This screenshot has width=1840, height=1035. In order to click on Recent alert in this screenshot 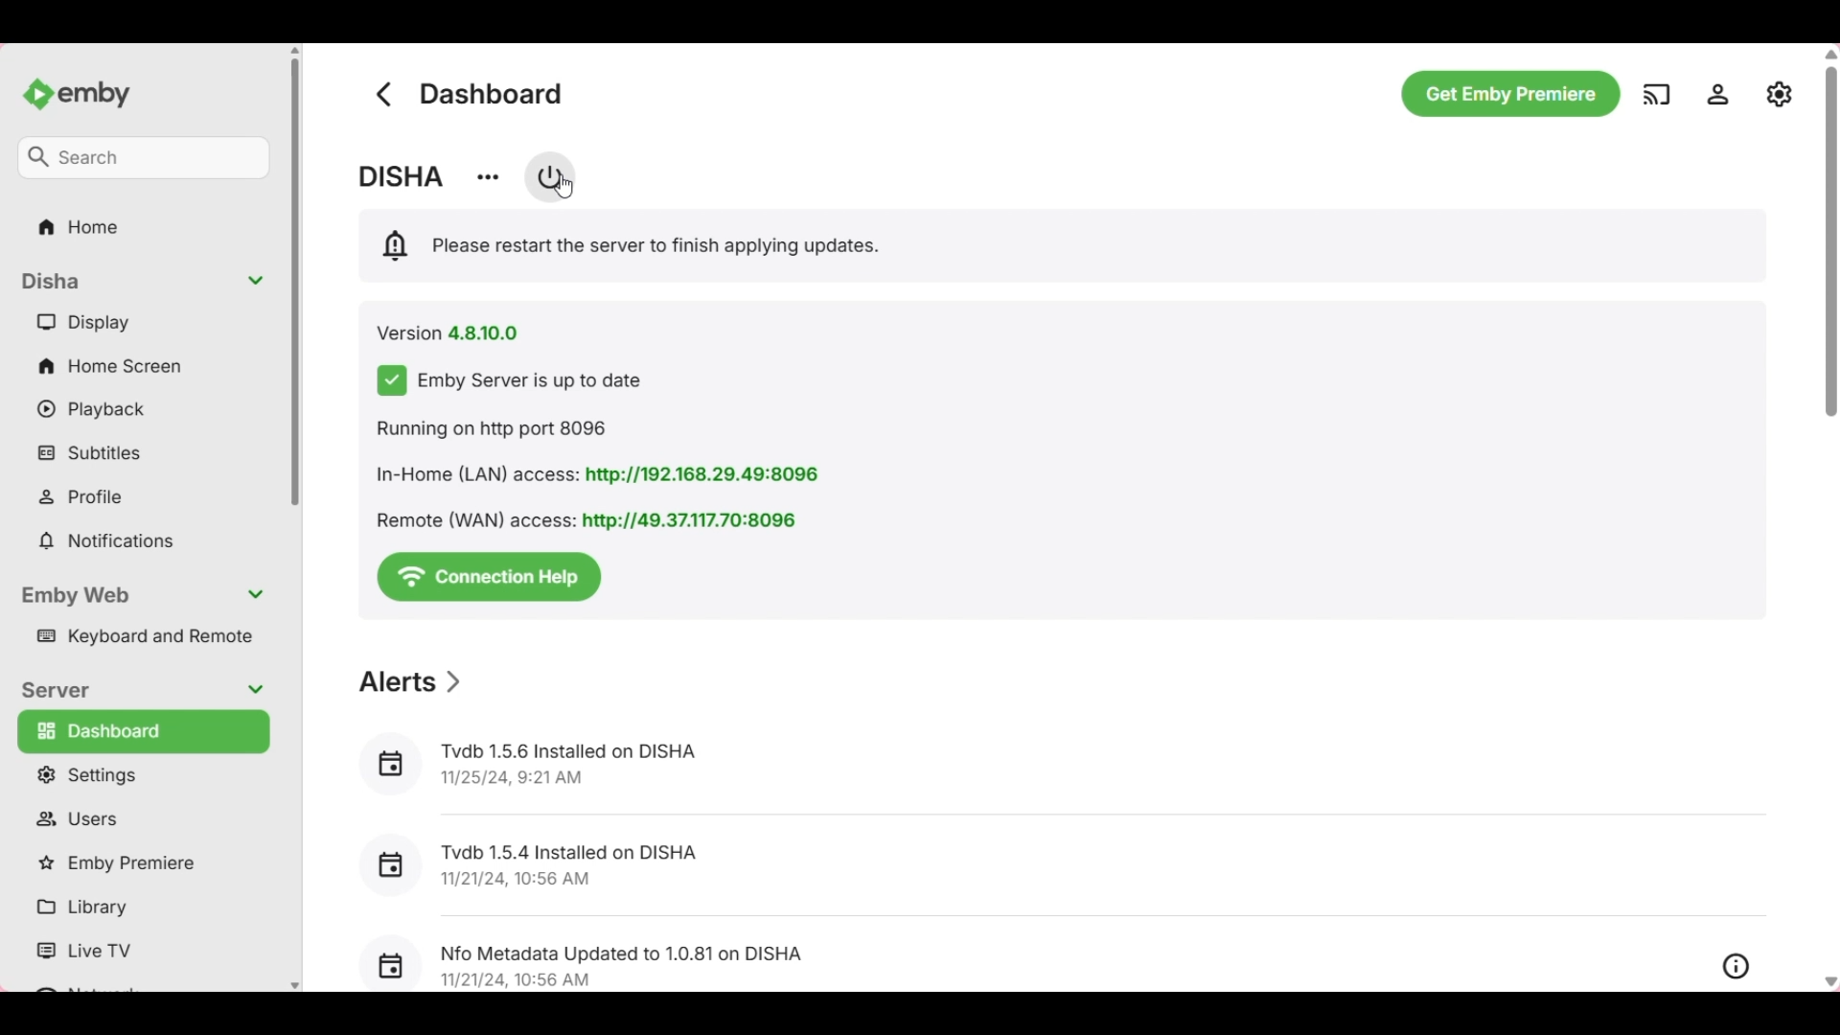, I will do `click(1028, 956)`.